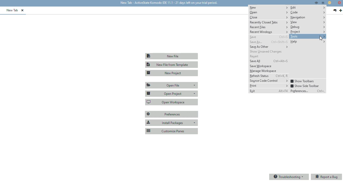  I want to click on navigation, so click(308, 17).